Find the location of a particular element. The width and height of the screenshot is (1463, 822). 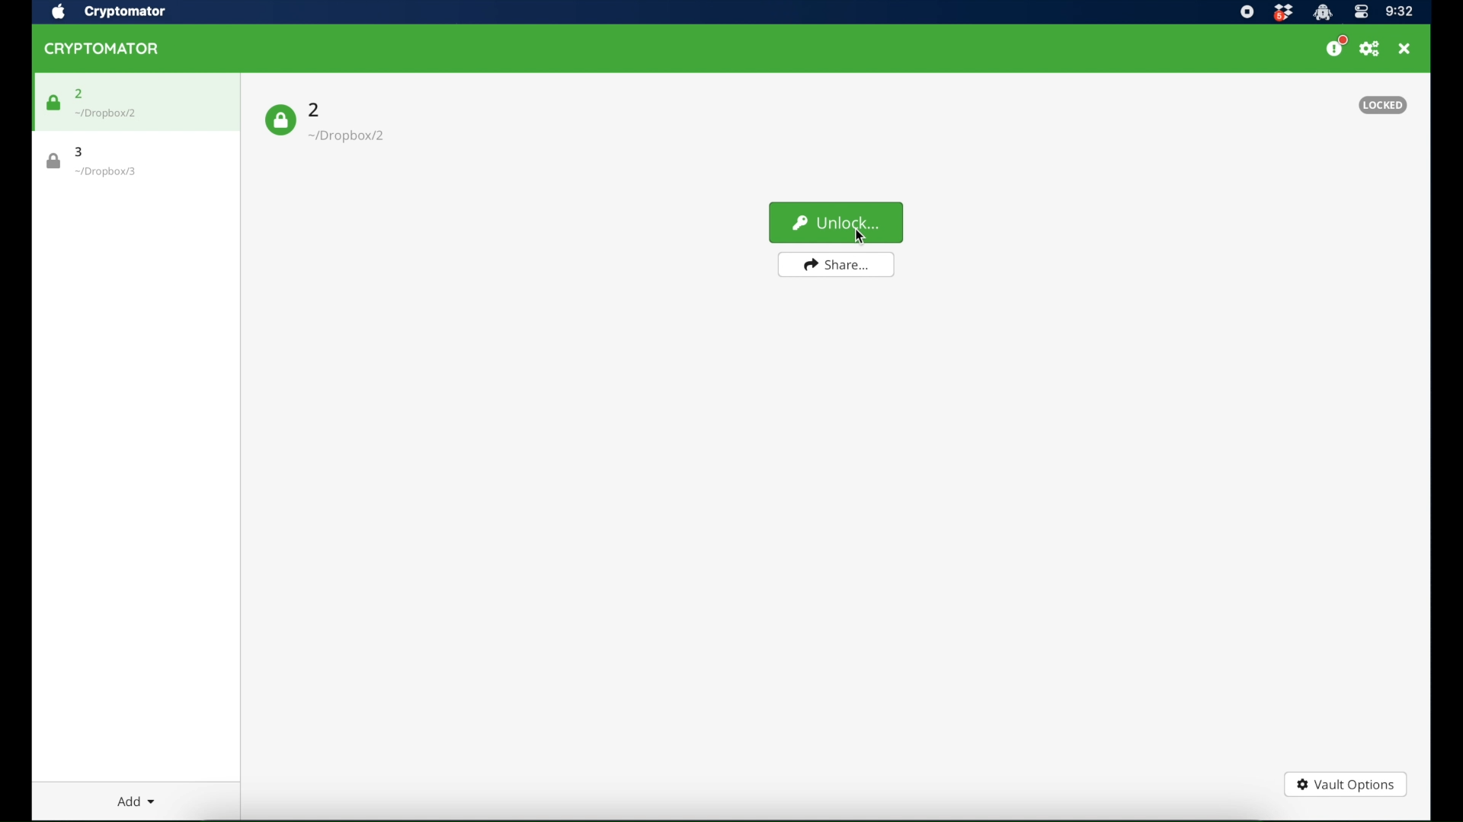

add  dropdown is located at coordinates (136, 801).